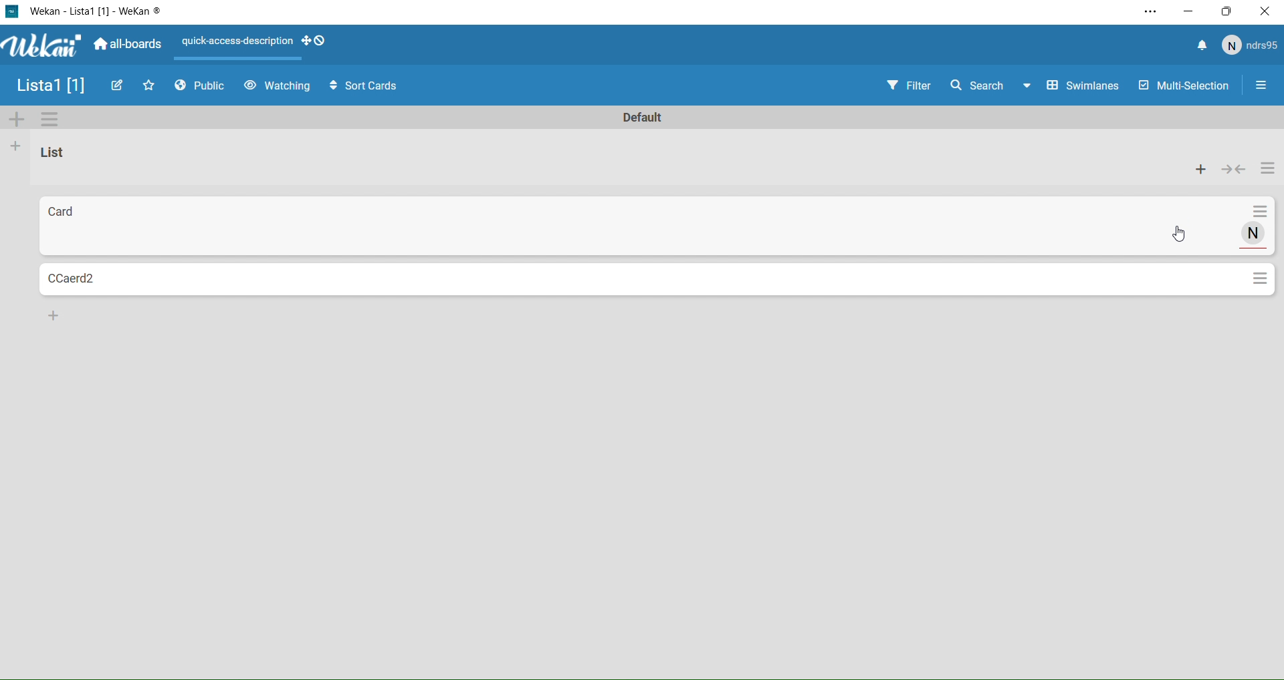  Describe the element at coordinates (57, 315) in the screenshot. I see `add` at that location.